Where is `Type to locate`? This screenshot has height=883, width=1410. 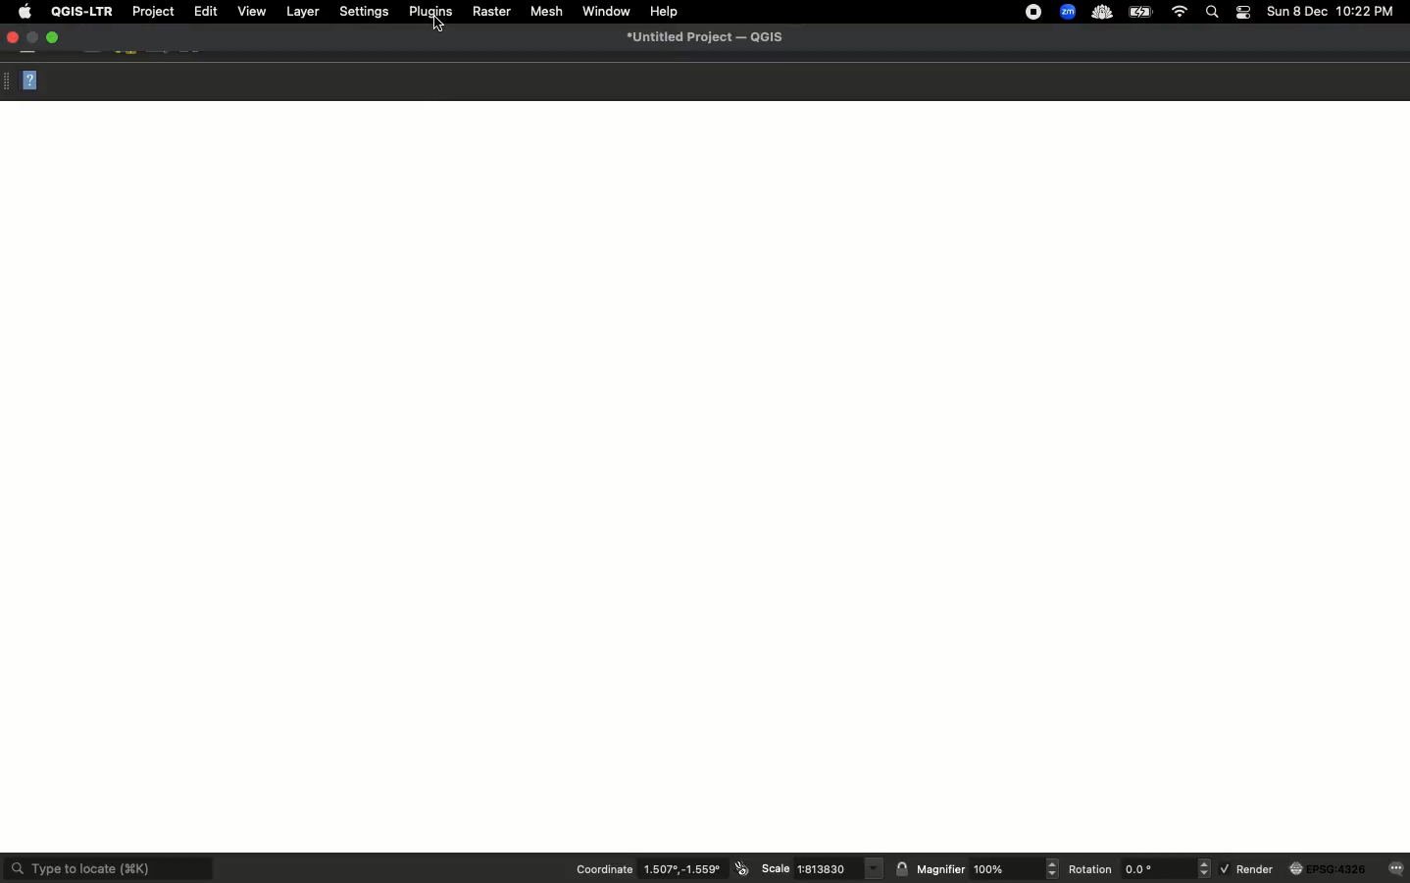
Type to locate is located at coordinates (109, 867).